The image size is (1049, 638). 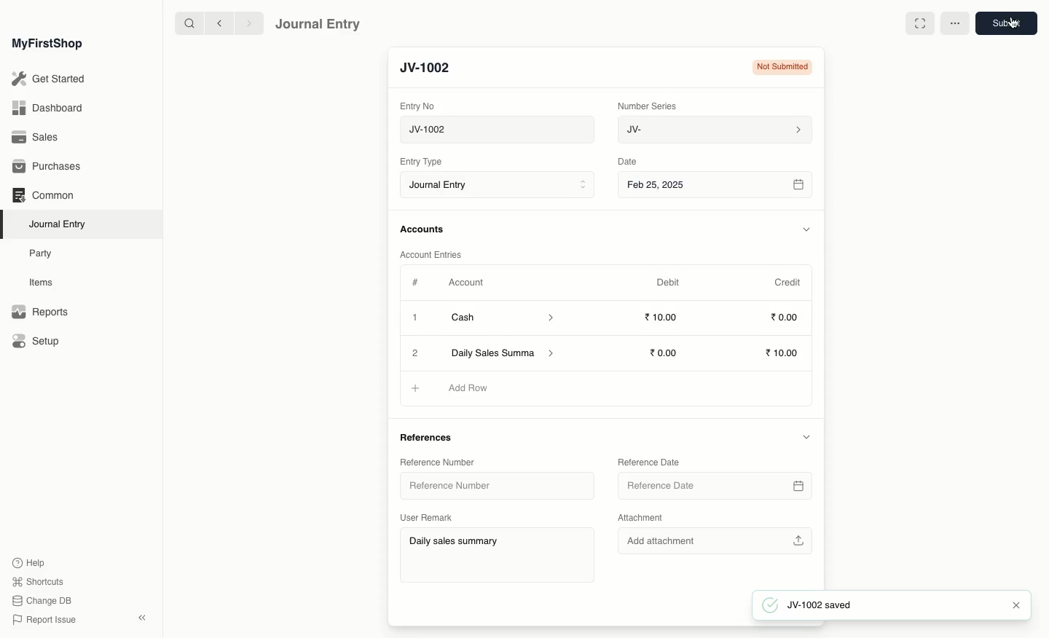 I want to click on Items, so click(x=45, y=283).